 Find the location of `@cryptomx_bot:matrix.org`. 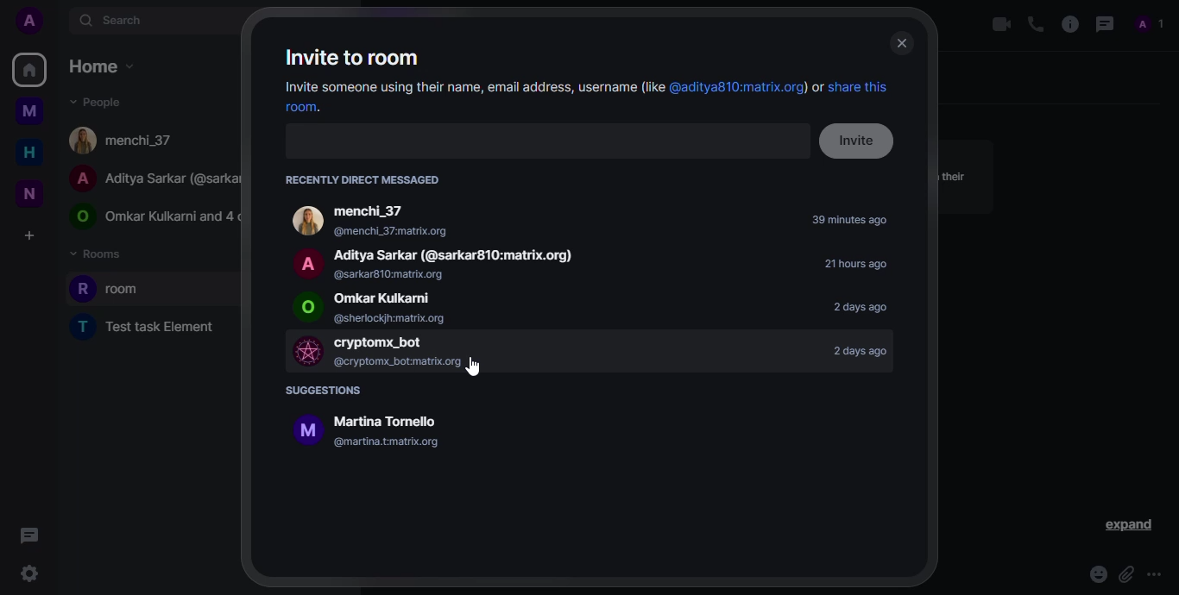

@cryptomx_bot:matrix.org is located at coordinates (410, 360).